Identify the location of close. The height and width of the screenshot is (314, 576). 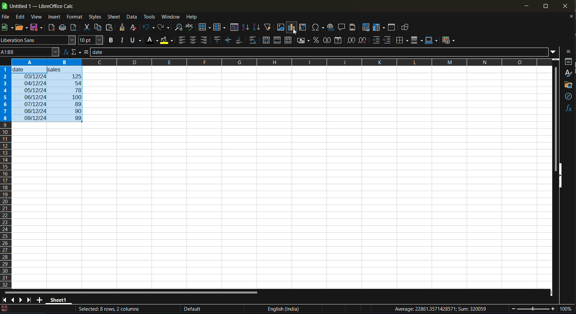
(565, 6).